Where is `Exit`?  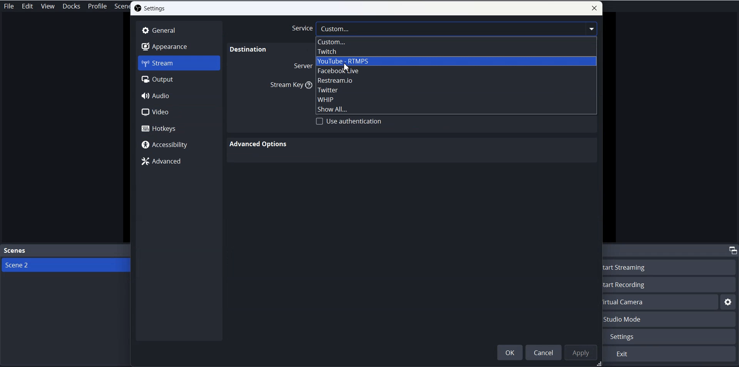
Exit is located at coordinates (670, 354).